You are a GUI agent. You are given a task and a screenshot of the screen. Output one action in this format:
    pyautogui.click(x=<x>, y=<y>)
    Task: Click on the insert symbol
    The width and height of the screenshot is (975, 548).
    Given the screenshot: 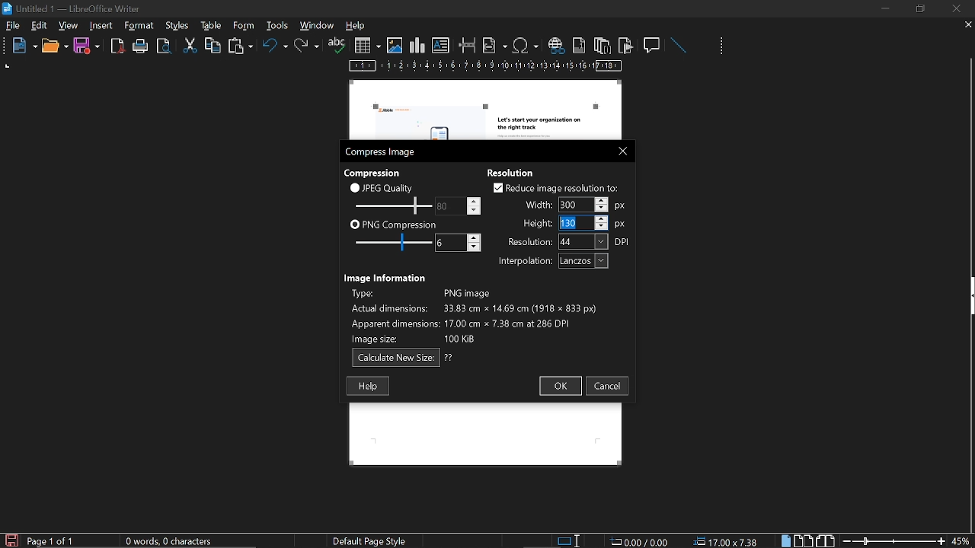 What is the action you would take?
    pyautogui.click(x=526, y=45)
    